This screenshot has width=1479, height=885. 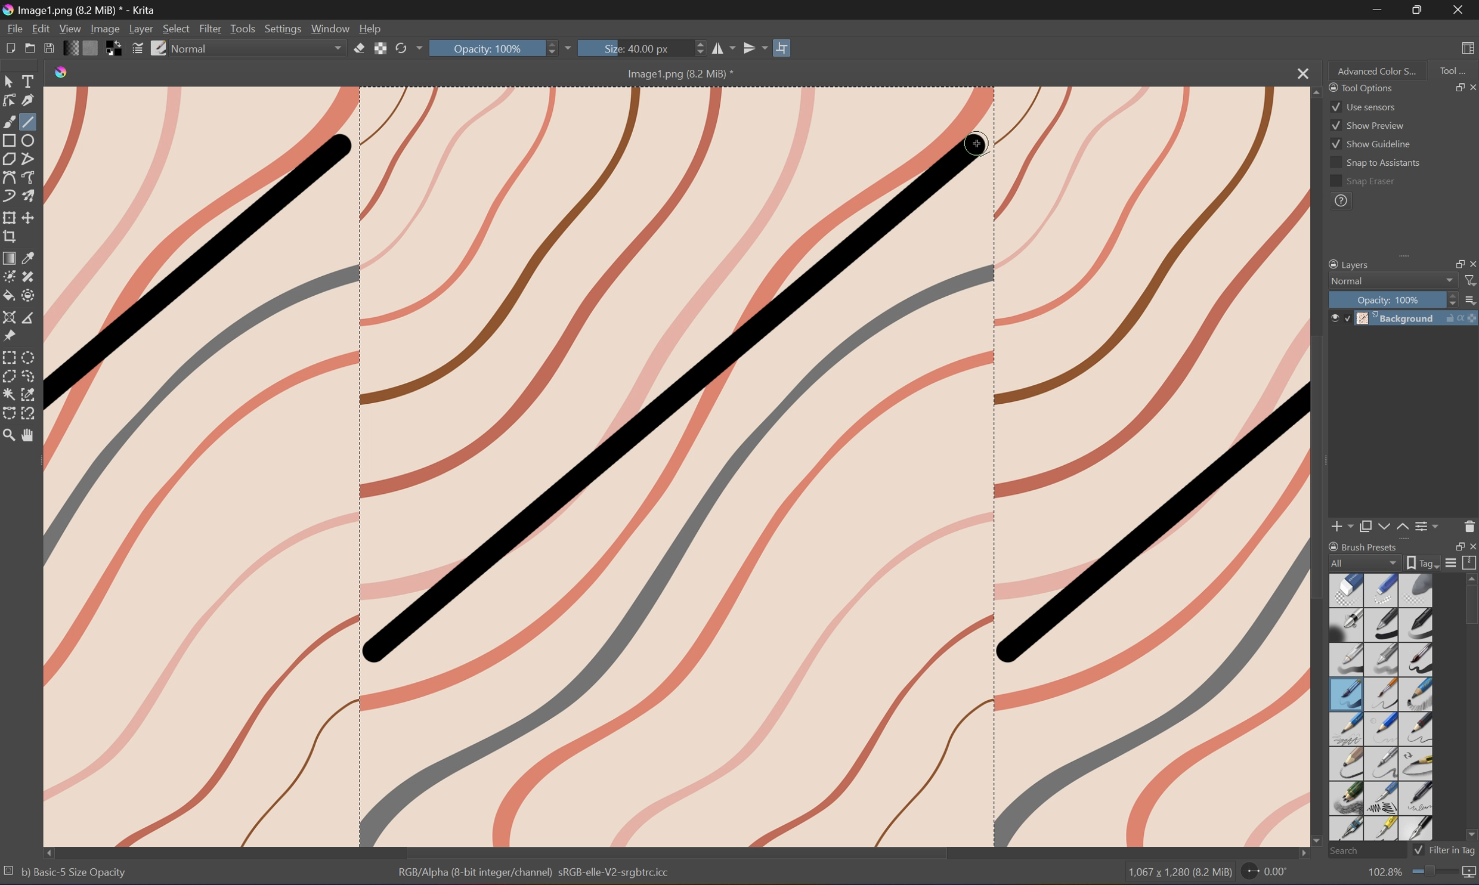 I want to click on Locked, so click(x=1347, y=318).